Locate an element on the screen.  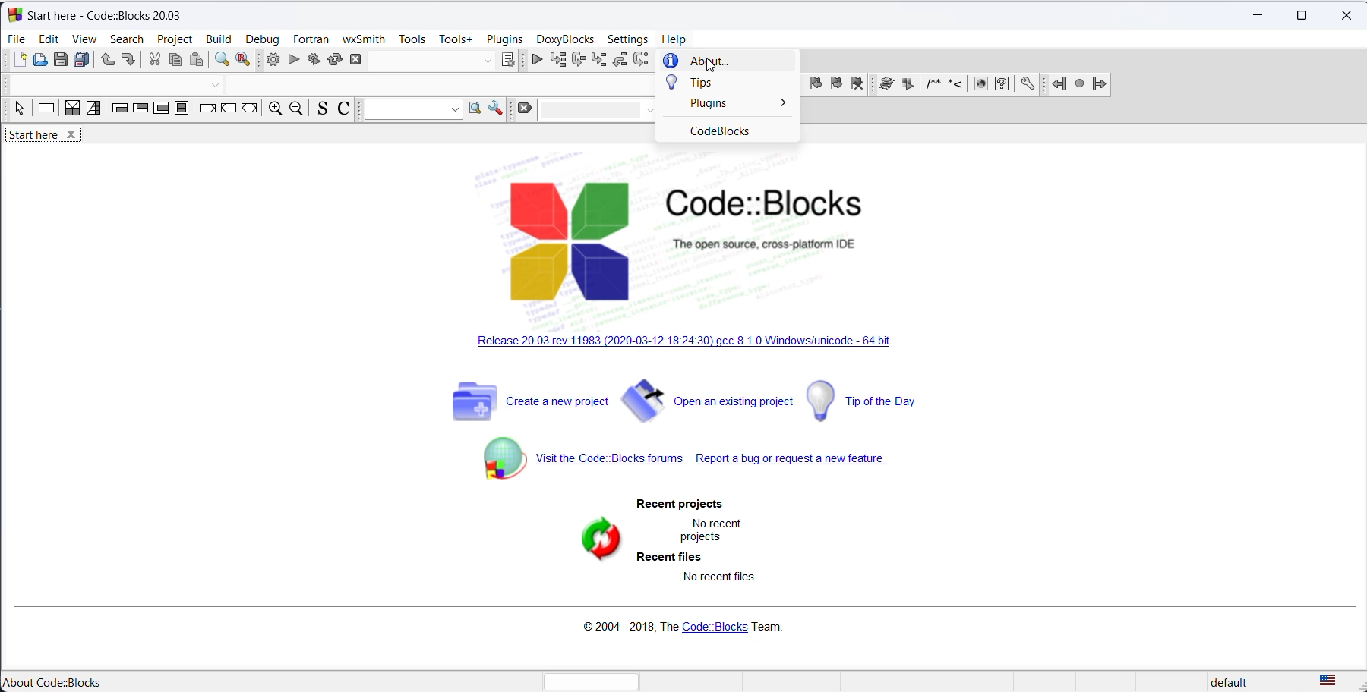
decision is located at coordinates (68, 110).